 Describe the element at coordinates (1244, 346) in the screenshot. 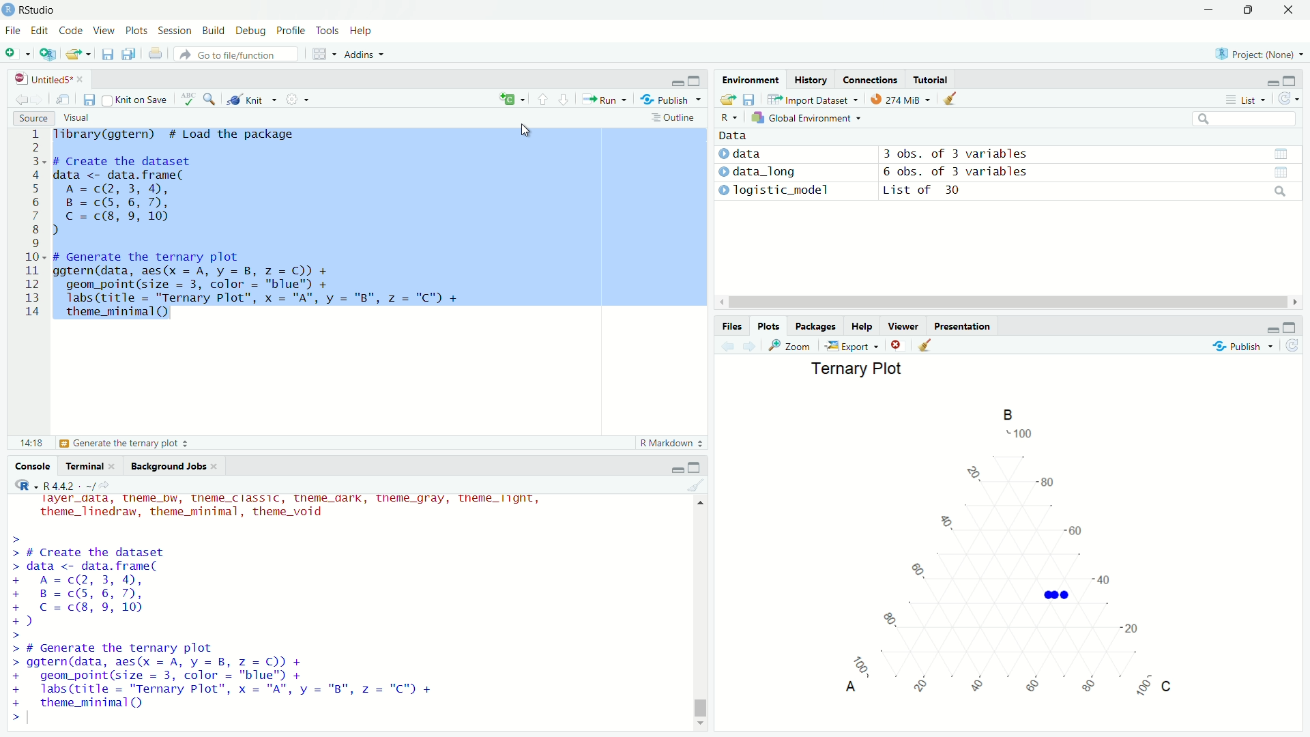

I see `Publish ~` at that location.